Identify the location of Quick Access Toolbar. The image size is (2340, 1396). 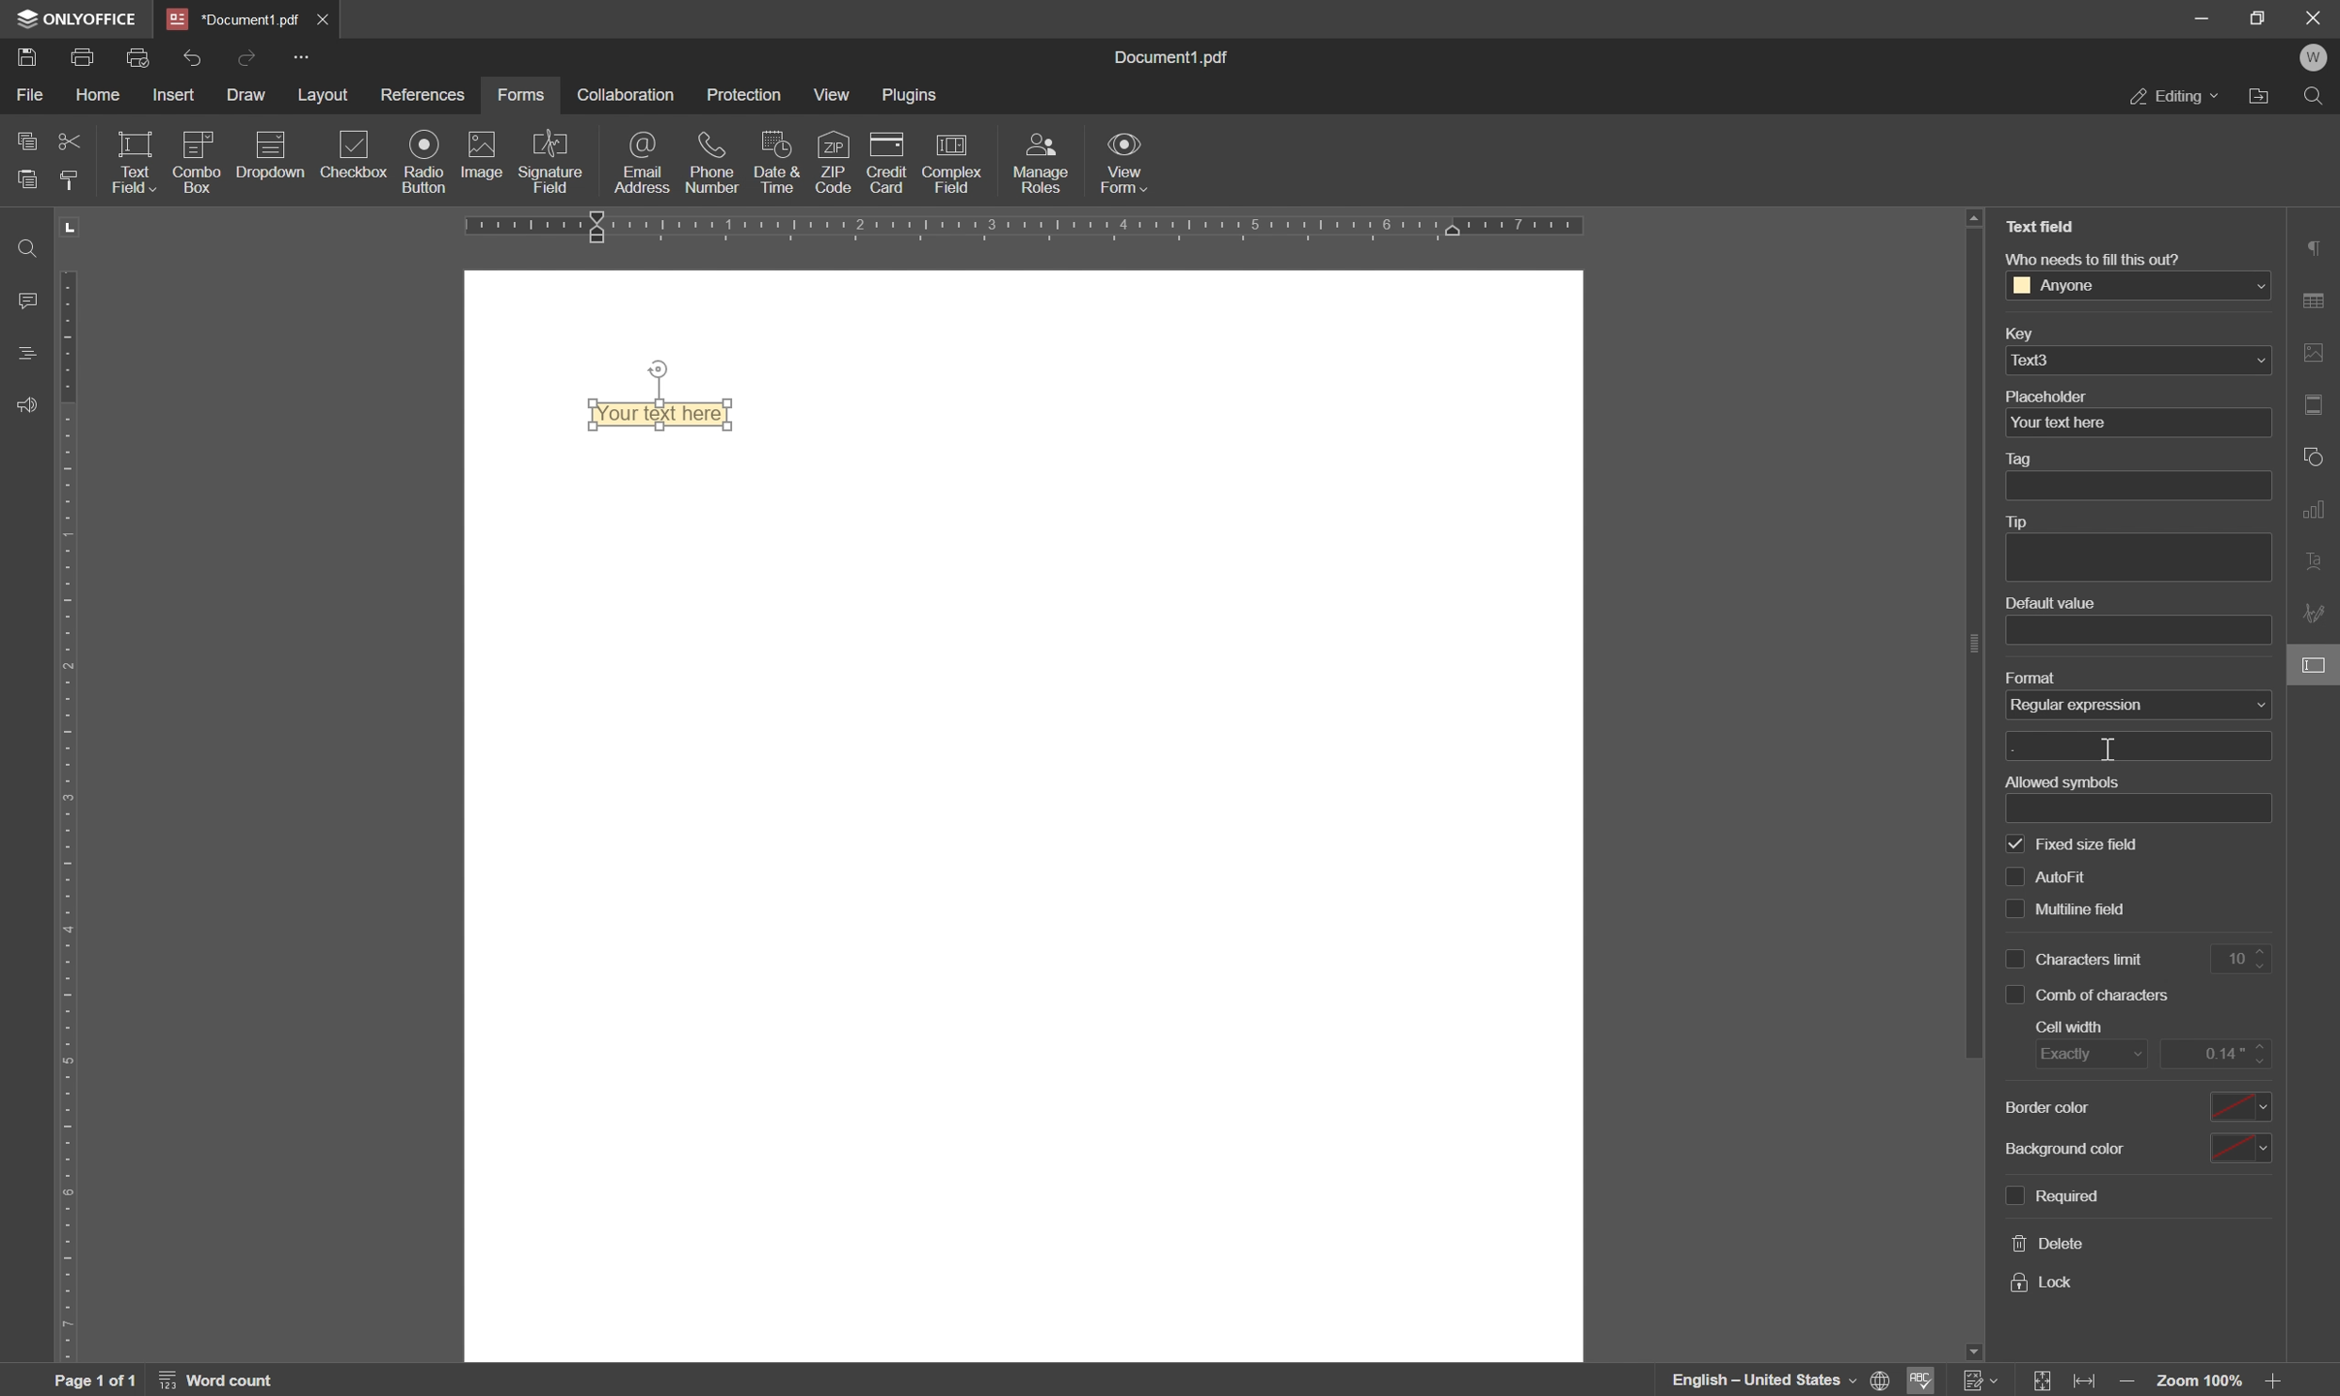
(301, 56).